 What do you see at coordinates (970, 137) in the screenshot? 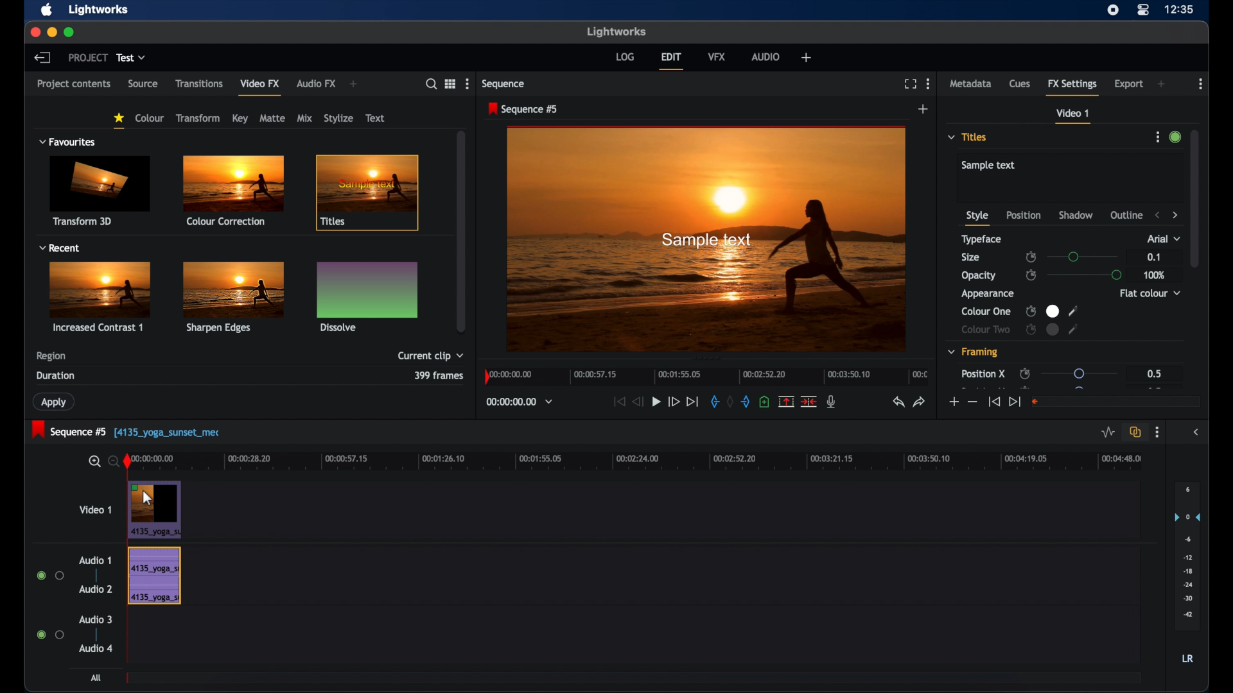
I see `titles` at bounding box center [970, 137].